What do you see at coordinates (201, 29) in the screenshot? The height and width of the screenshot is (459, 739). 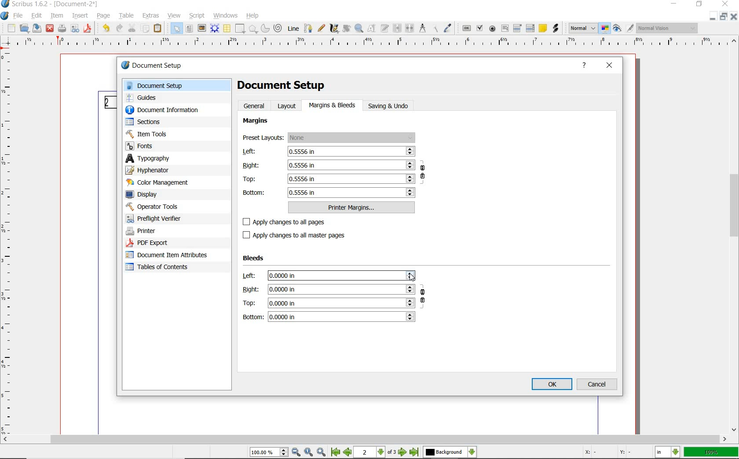 I see `image frame` at bounding box center [201, 29].